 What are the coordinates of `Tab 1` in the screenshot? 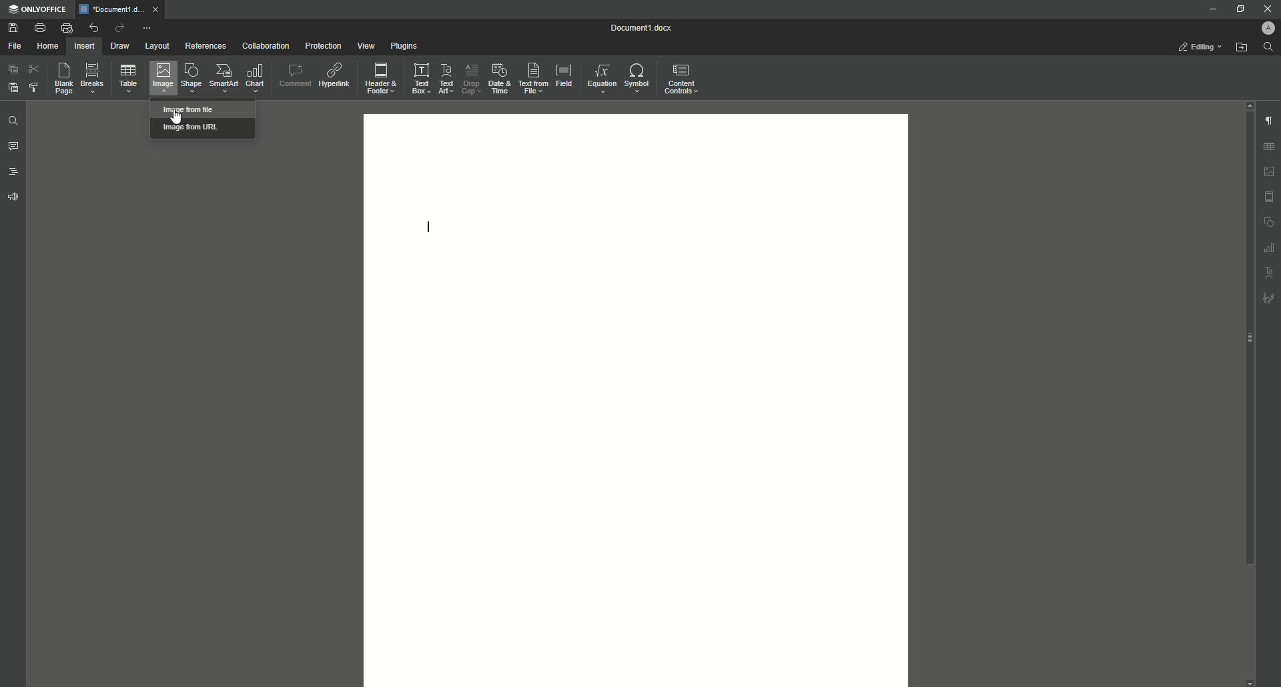 It's located at (123, 9).